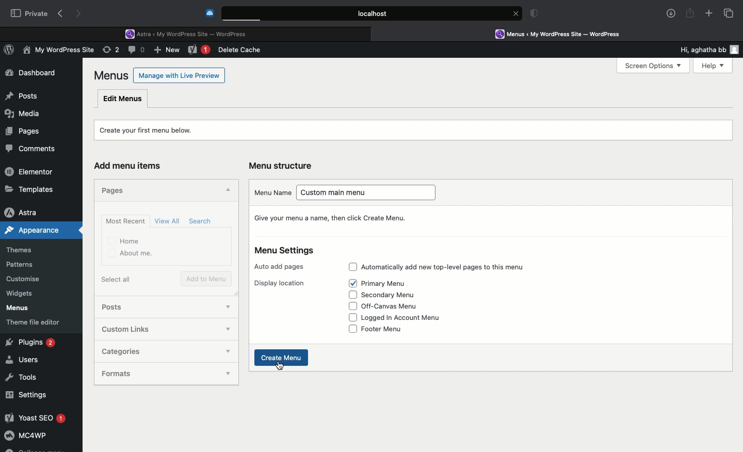 This screenshot has width=743, height=452. Describe the element at coordinates (124, 221) in the screenshot. I see `Most recent` at that location.